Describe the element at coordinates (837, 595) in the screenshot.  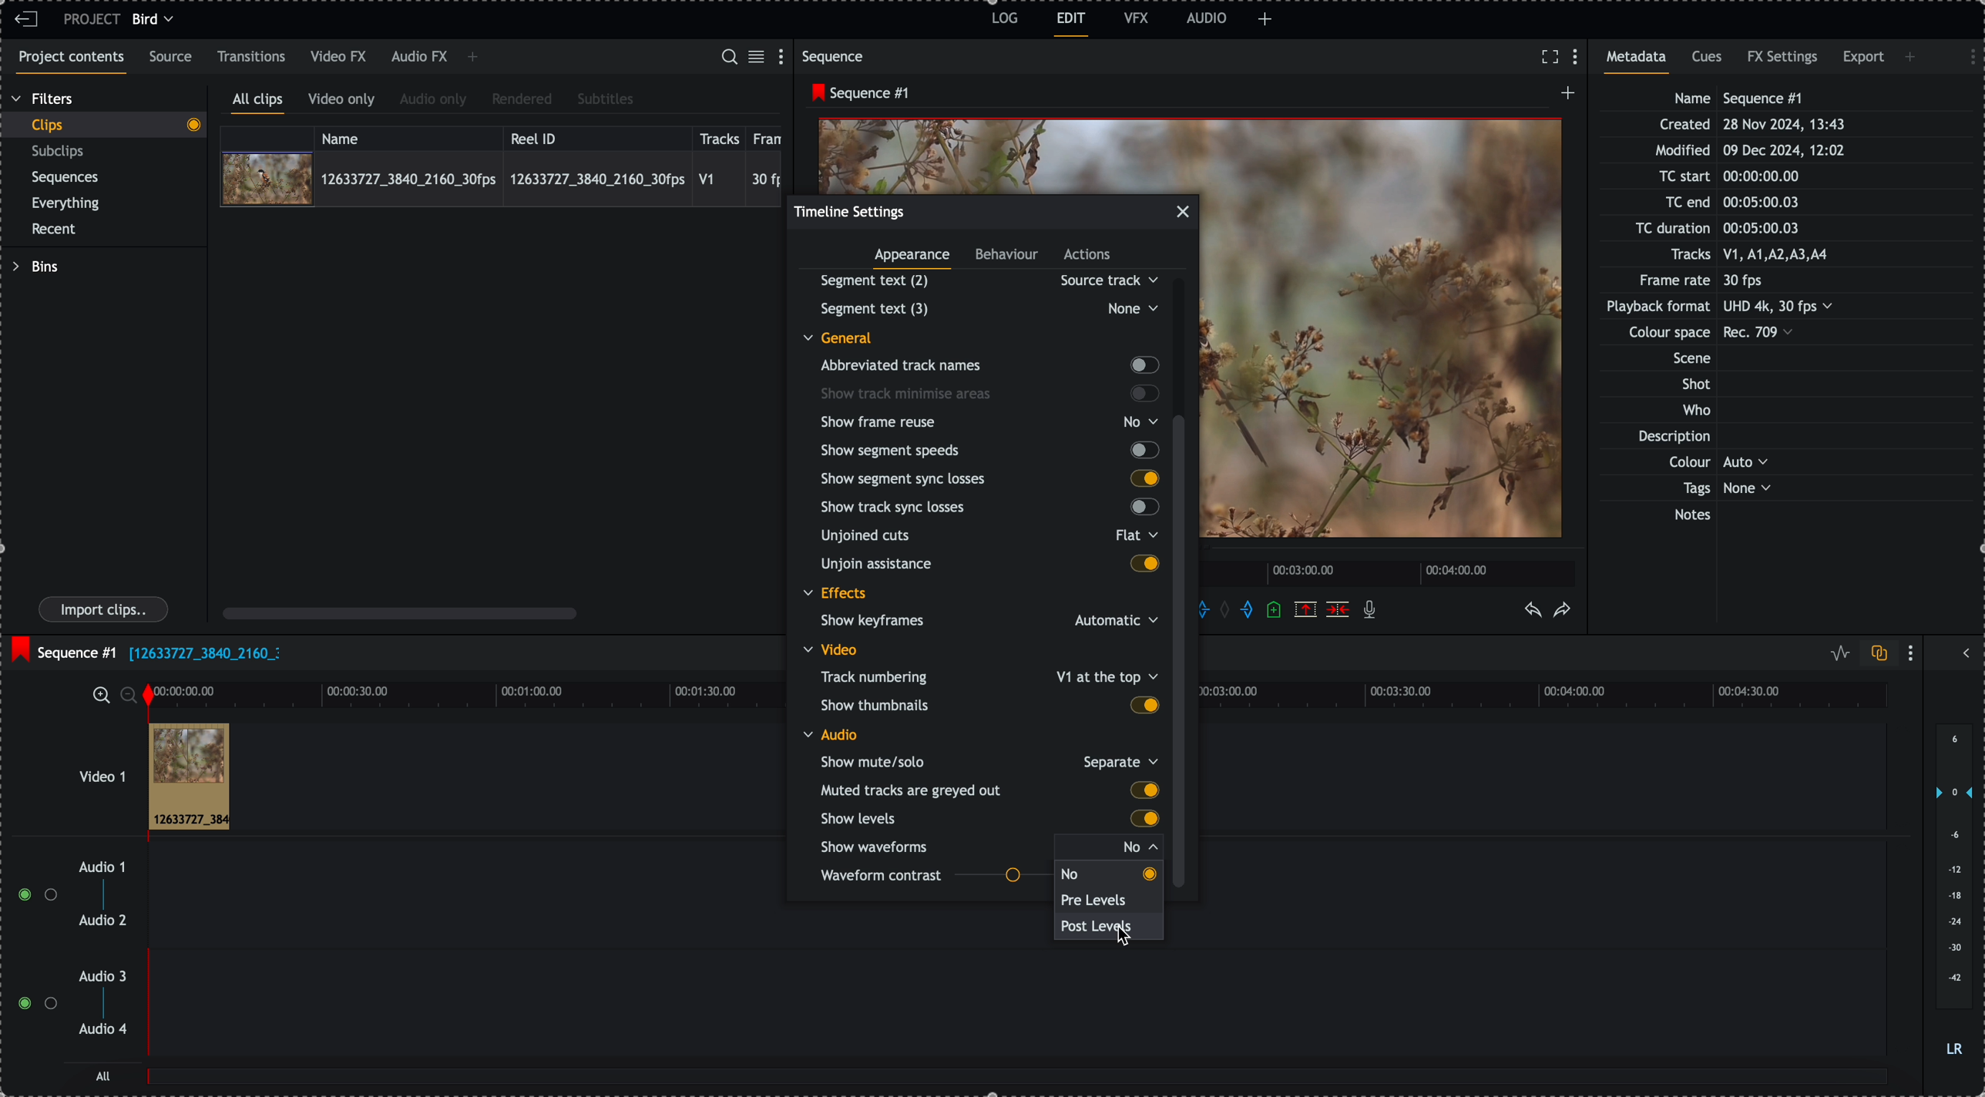
I see `effects` at that location.